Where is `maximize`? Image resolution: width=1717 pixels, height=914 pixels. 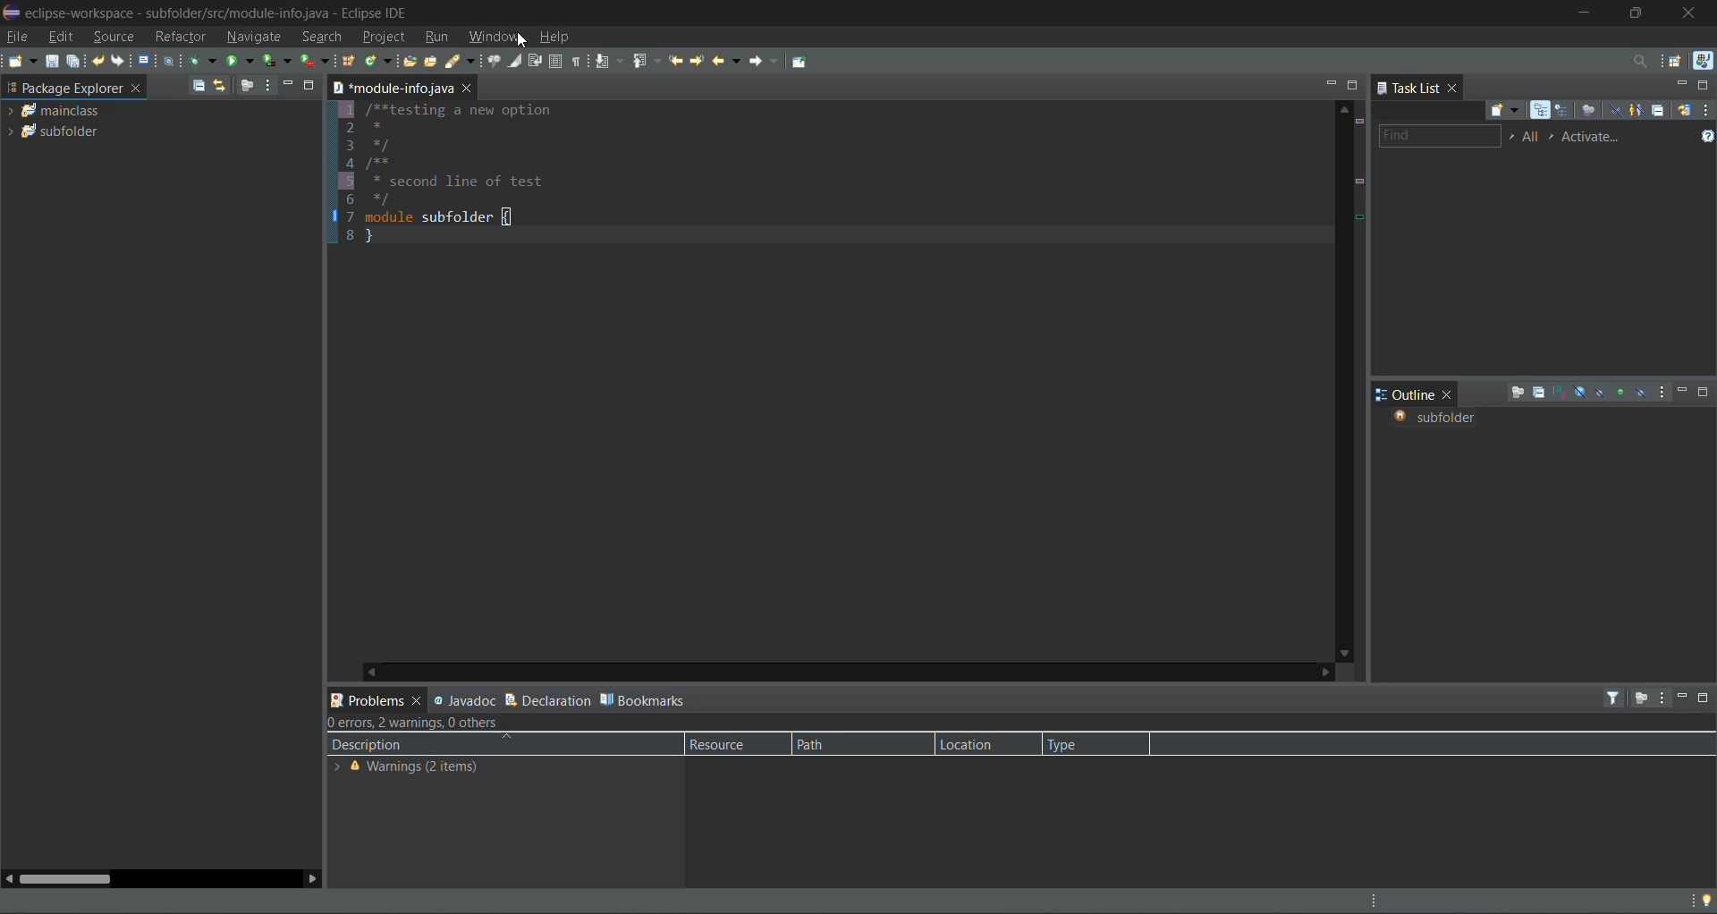 maximize is located at coordinates (1356, 87).